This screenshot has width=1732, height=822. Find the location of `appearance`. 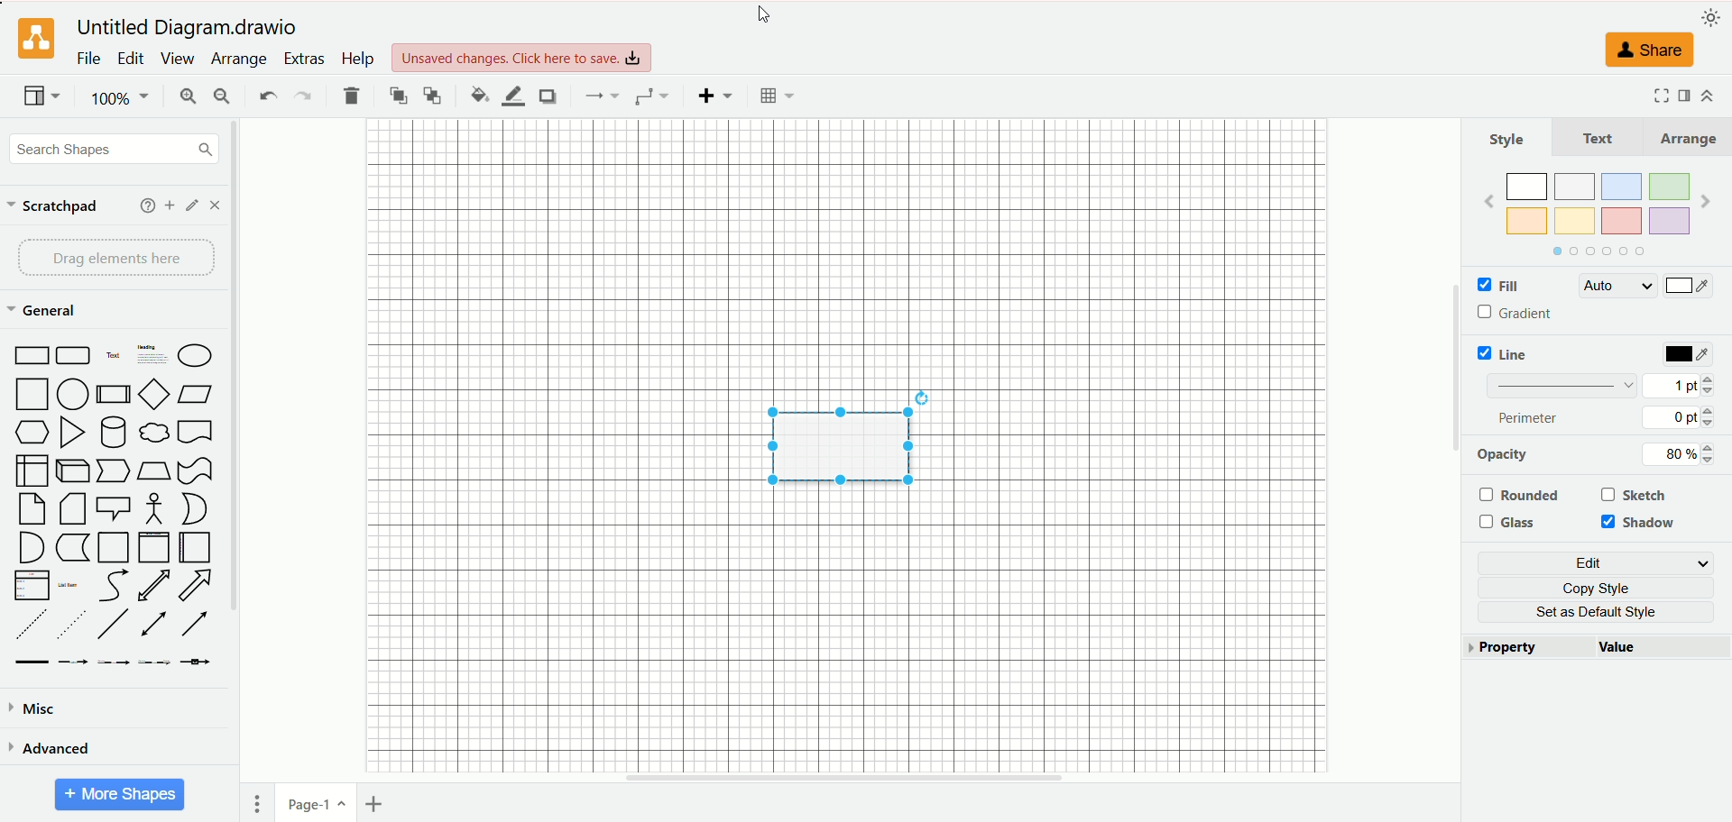

appearance is located at coordinates (1711, 15).